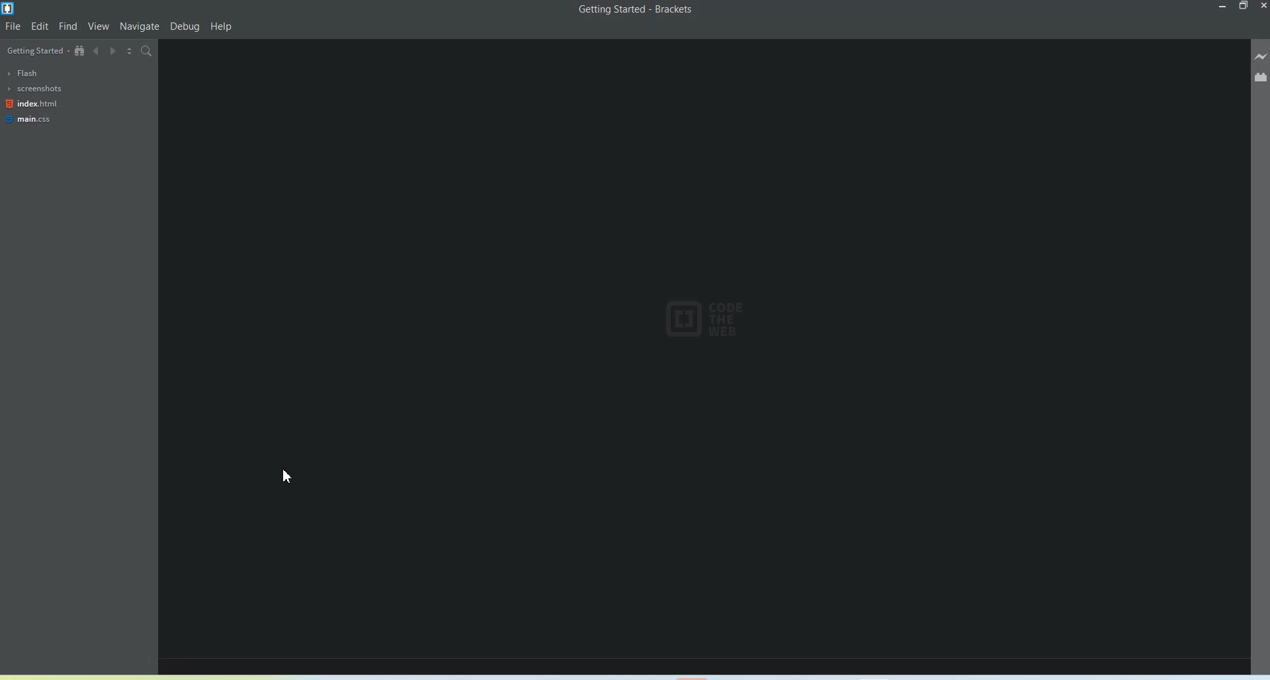 The width and height of the screenshot is (1270, 680). What do you see at coordinates (129, 52) in the screenshot?
I see `Split the editor vertically and Horizontally` at bounding box center [129, 52].